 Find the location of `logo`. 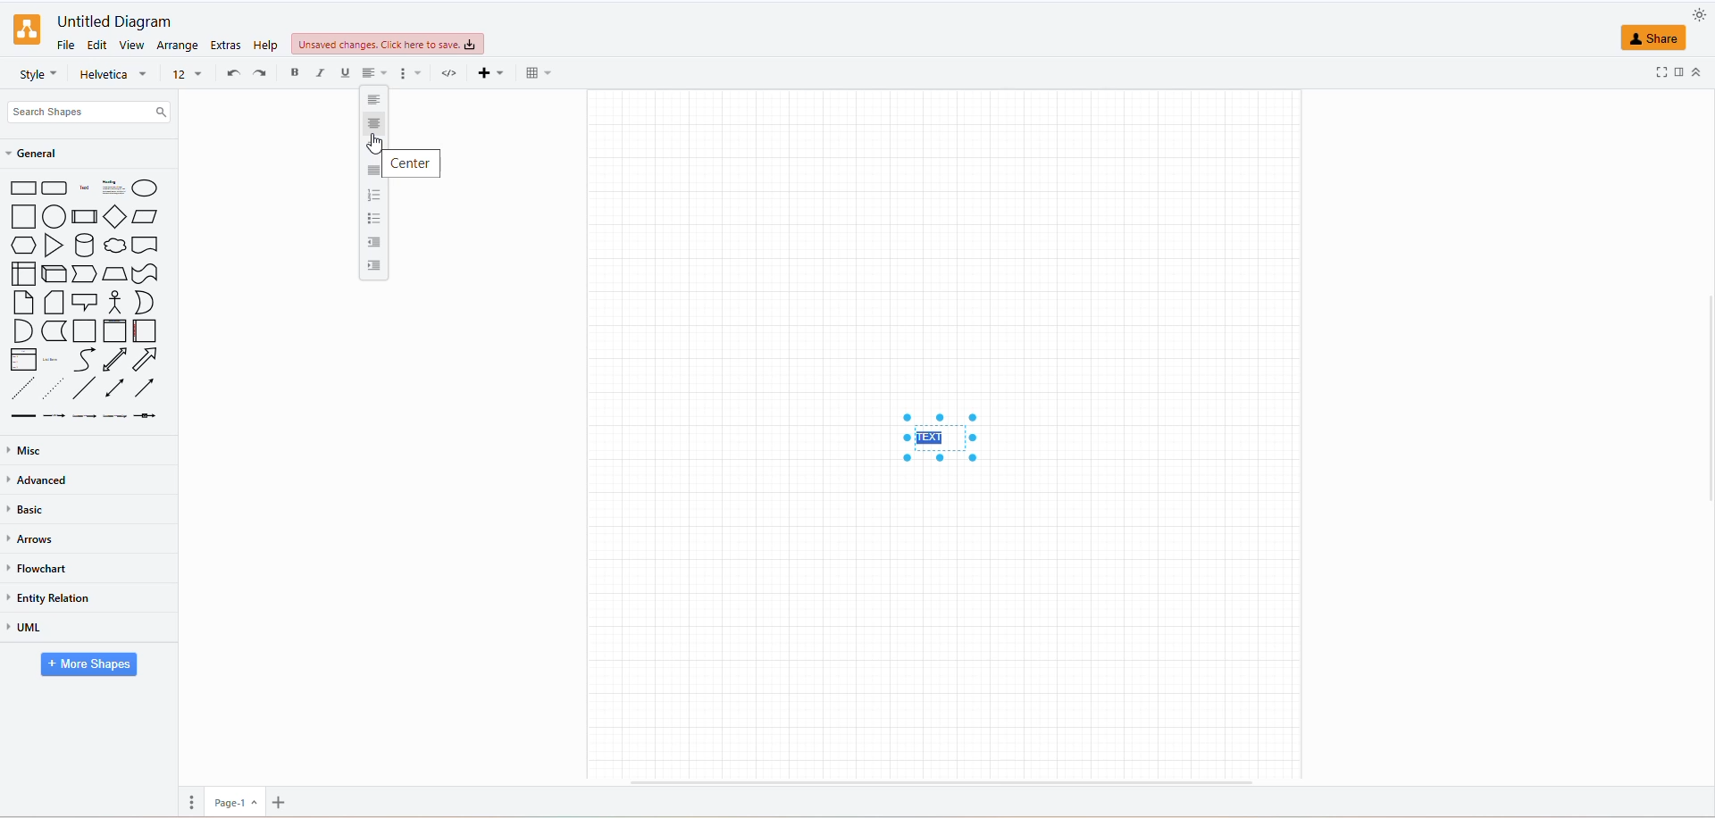

logo is located at coordinates (25, 29).